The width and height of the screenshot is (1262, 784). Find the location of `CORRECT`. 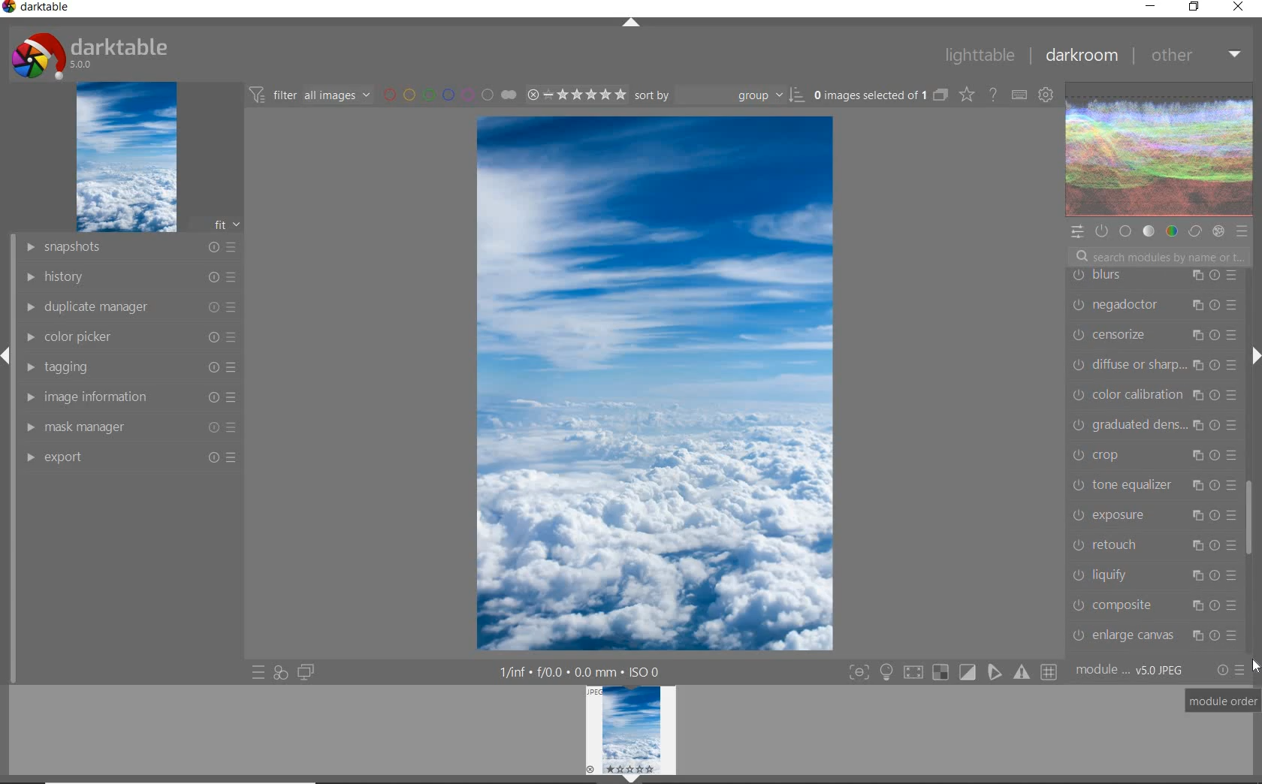

CORRECT is located at coordinates (1194, 231).